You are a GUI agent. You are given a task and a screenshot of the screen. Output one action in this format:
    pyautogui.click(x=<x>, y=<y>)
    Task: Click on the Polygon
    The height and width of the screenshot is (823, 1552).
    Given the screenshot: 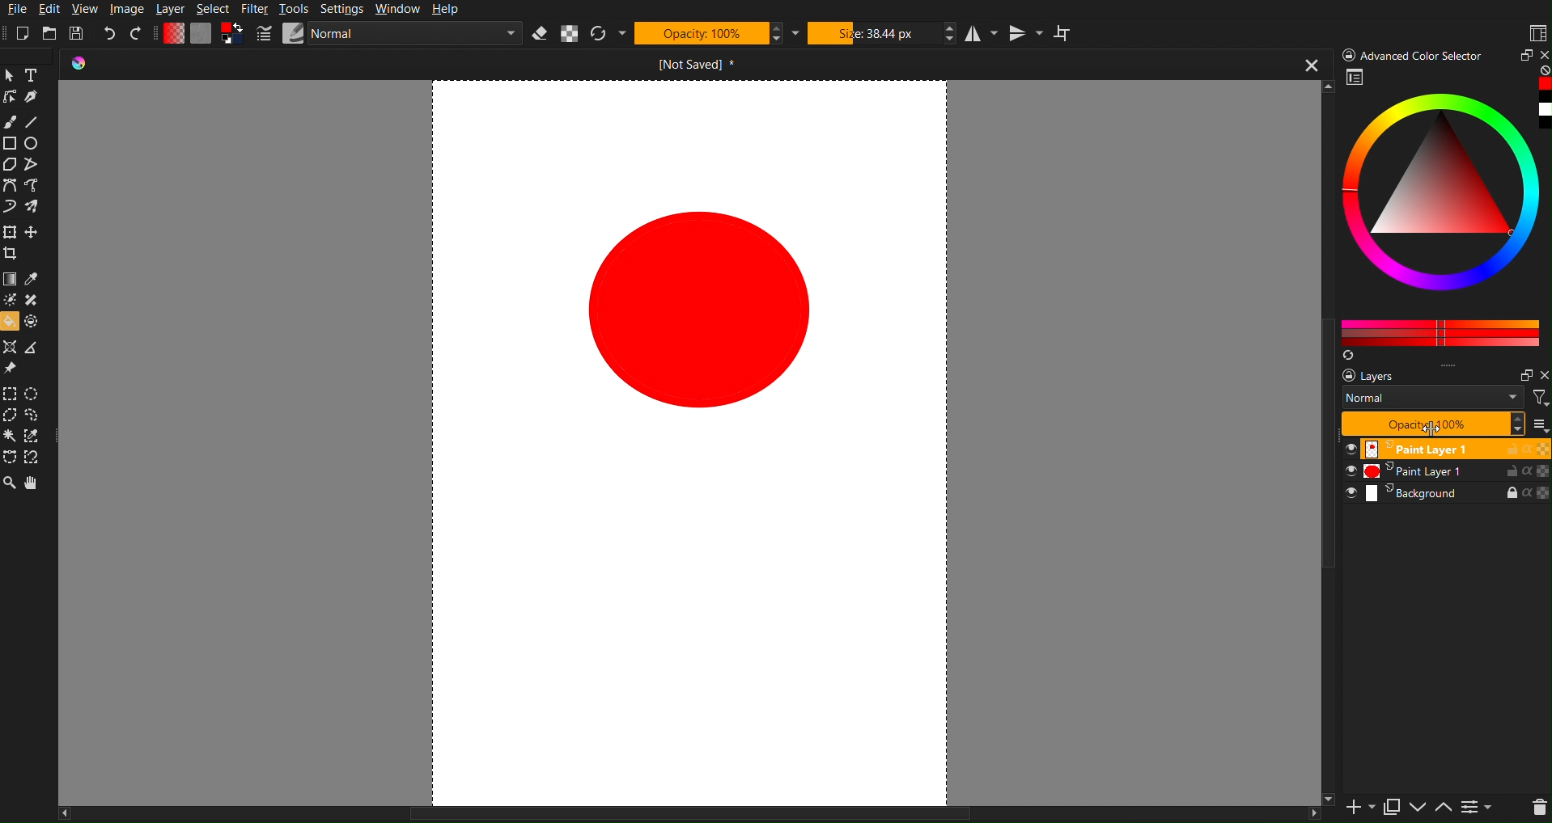 What is the action you would take?
    pyautogui.click(x=11, y=164)
    